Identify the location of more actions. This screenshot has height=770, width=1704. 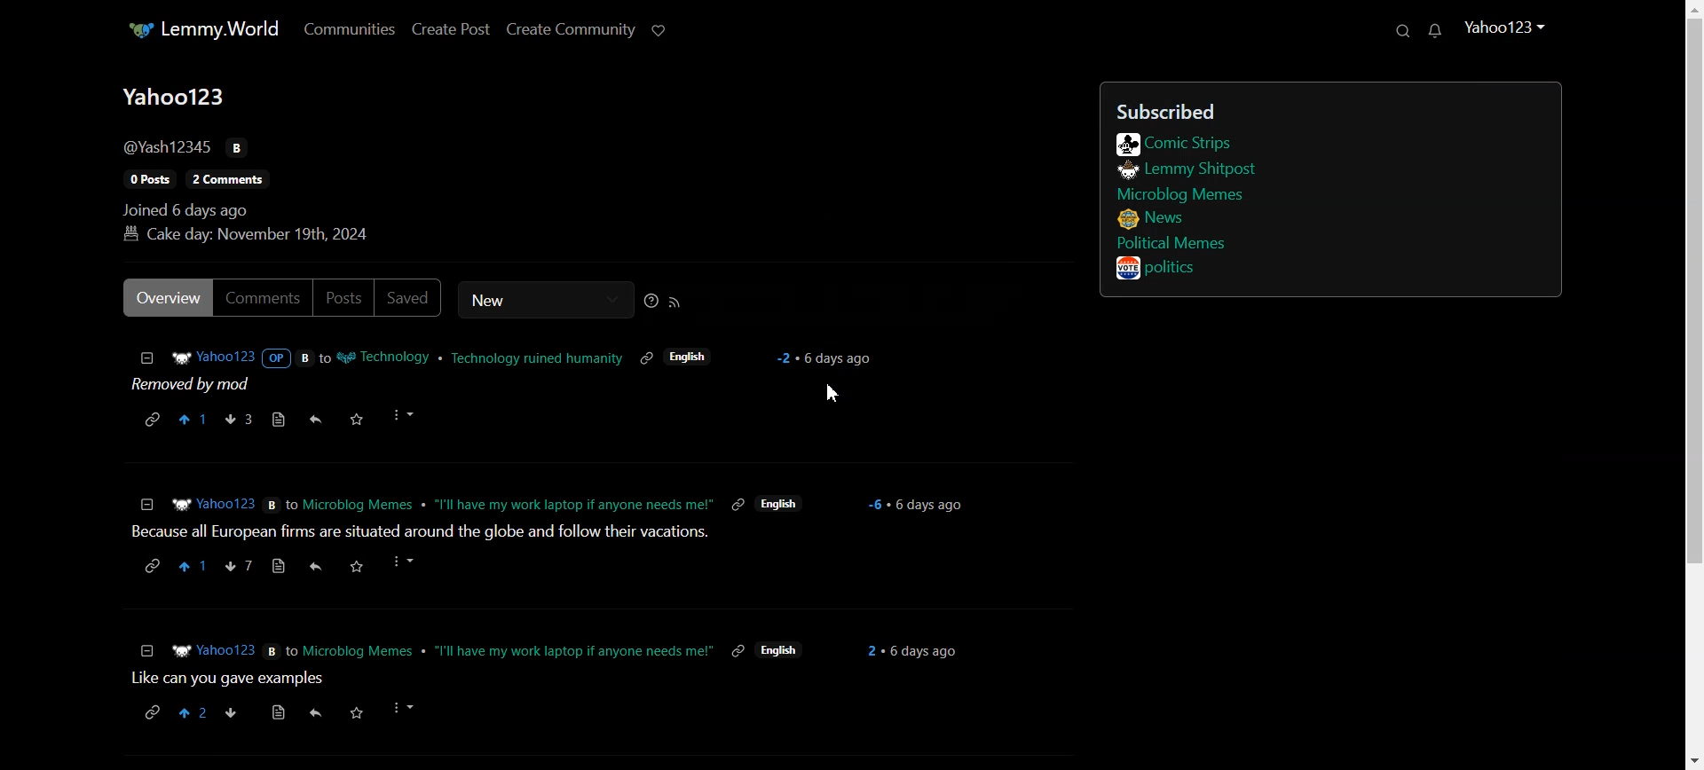
(407, 709).